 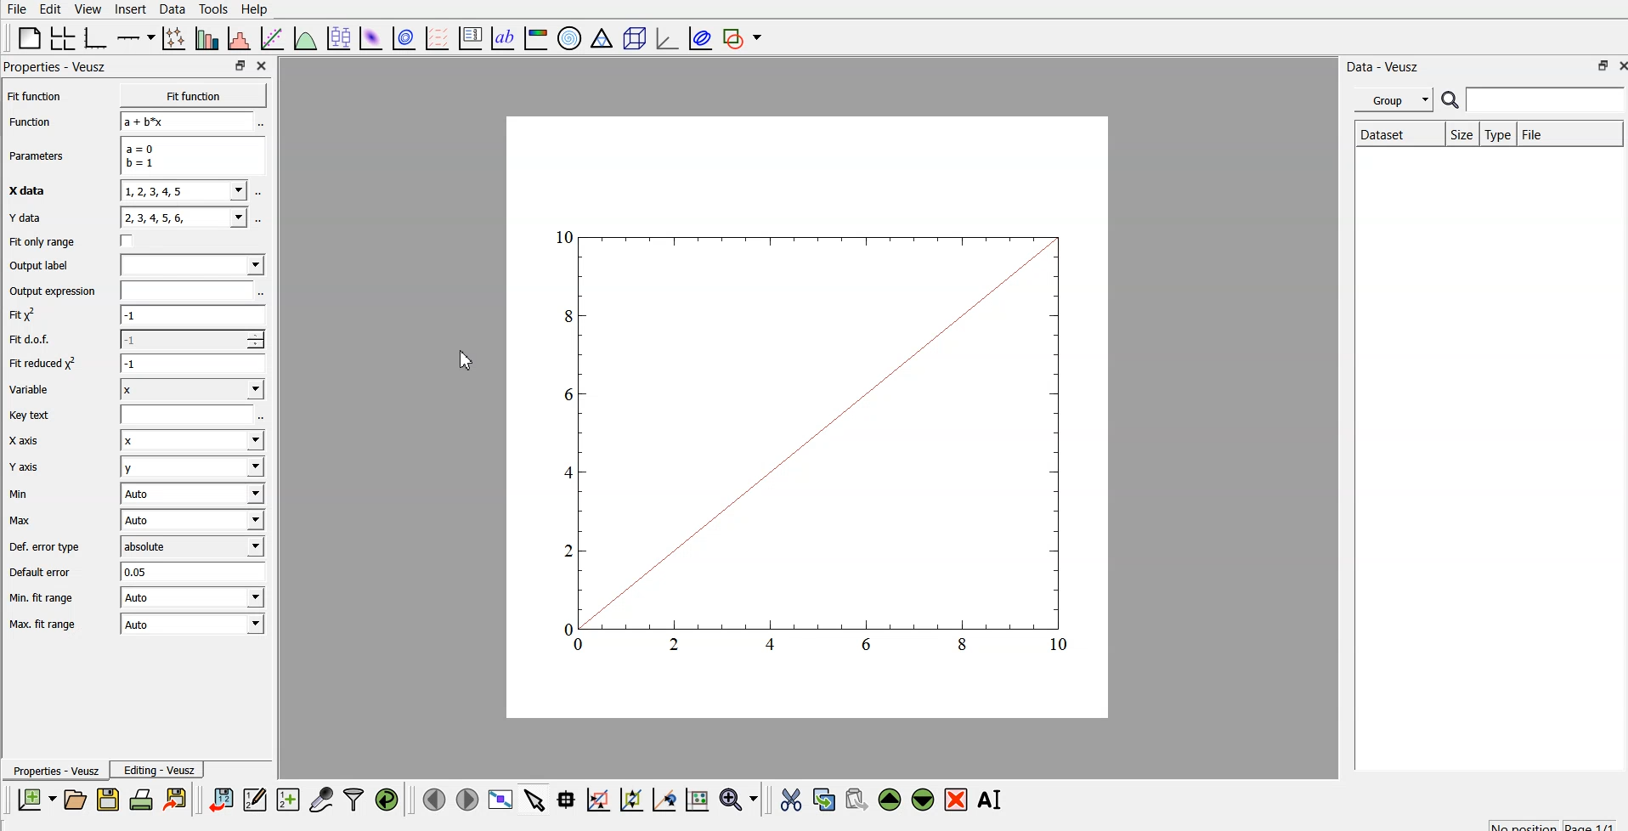 I want to click on add shape, so click(x=748, y=38).